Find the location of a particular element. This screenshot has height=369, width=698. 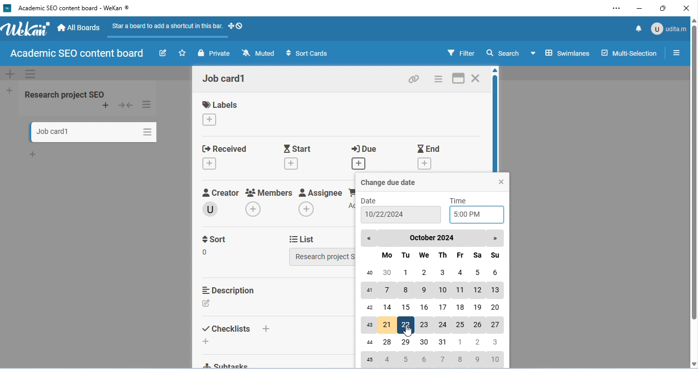

wekan logo is located at coordinates (7, 8).